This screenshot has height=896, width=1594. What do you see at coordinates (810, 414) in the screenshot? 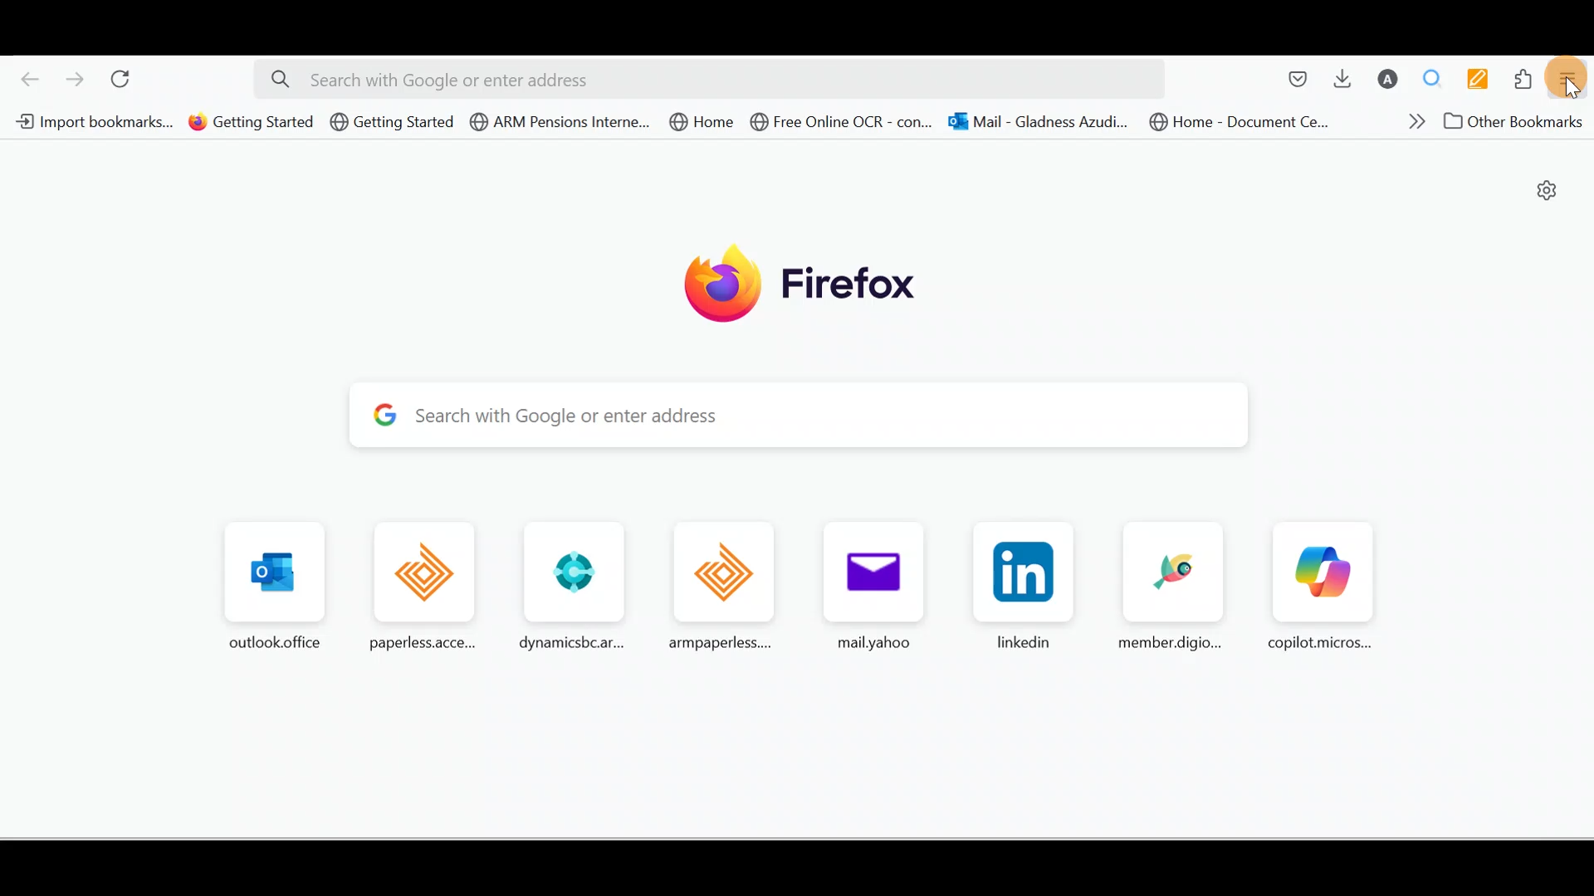
I see `Search with Google or enter address` at bounding box center [810, 414].